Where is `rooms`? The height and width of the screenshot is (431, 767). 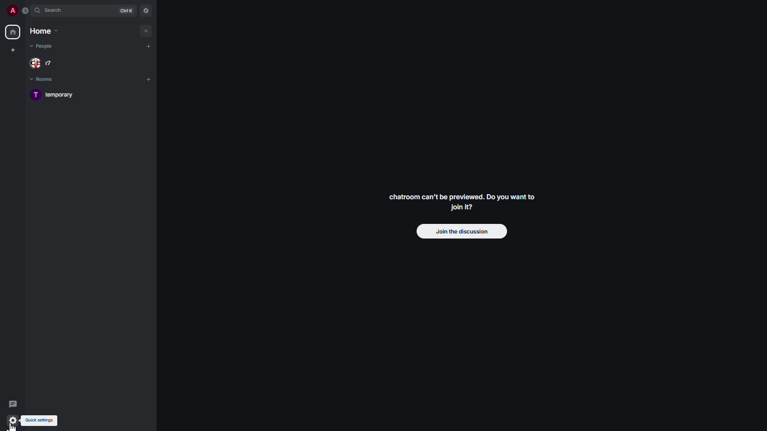 rooms is located at coordinates (45, 80).